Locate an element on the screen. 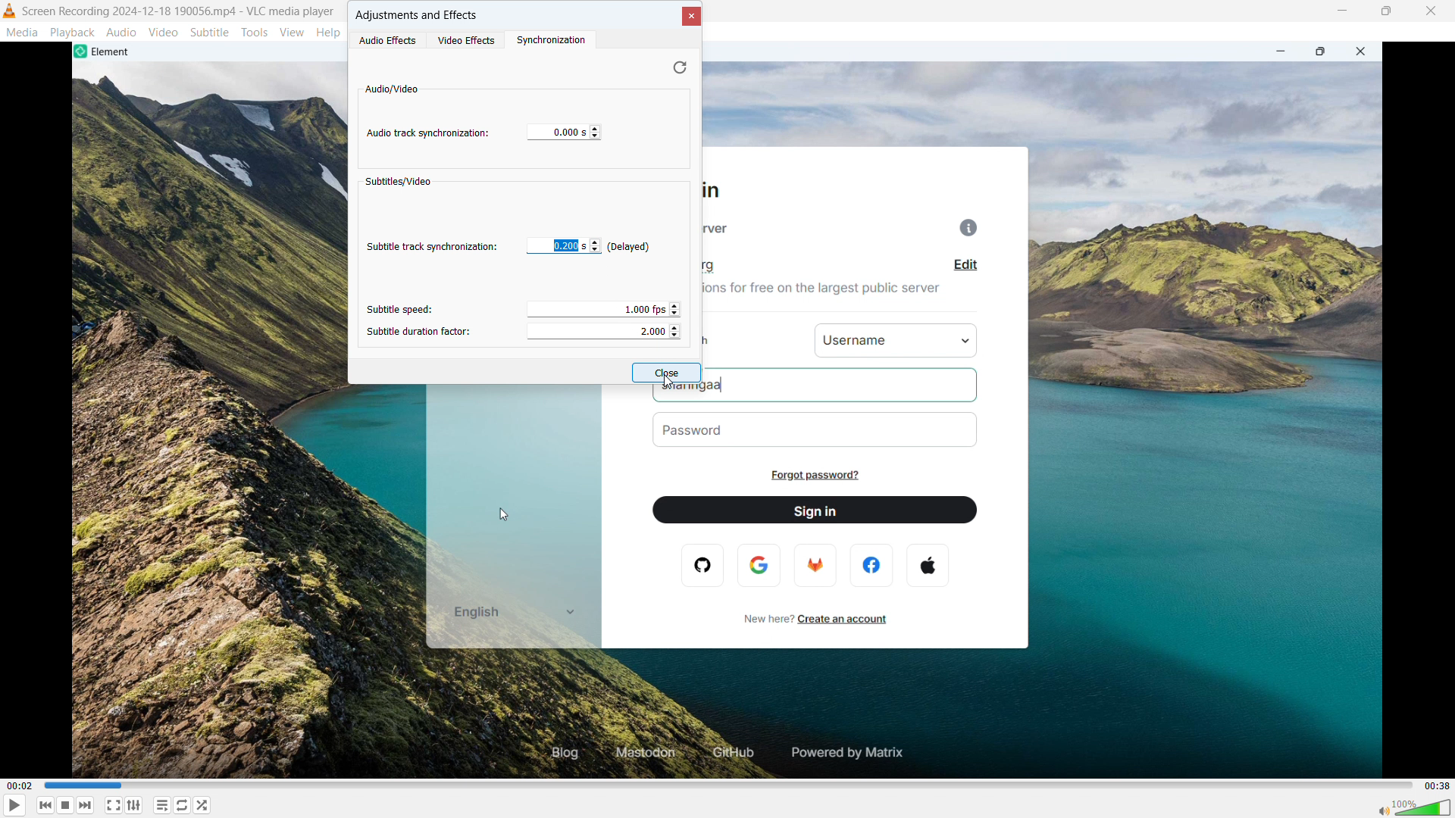 This screenshot has height=818, width=1455. maximize is located at coordinates (1387, 11).